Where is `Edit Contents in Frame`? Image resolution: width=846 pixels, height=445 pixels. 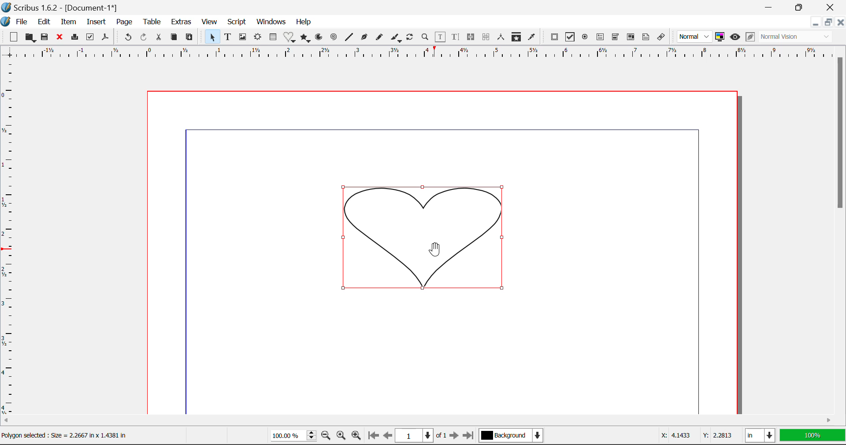 Edit Contents in Frame is located at coordinates (441, 37).